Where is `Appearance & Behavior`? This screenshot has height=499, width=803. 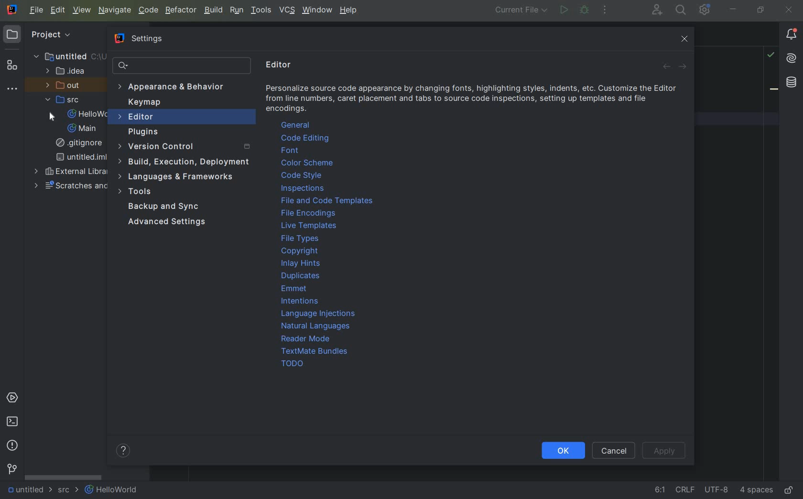 Appearance & Behavior is located at coordinates (173, 86).